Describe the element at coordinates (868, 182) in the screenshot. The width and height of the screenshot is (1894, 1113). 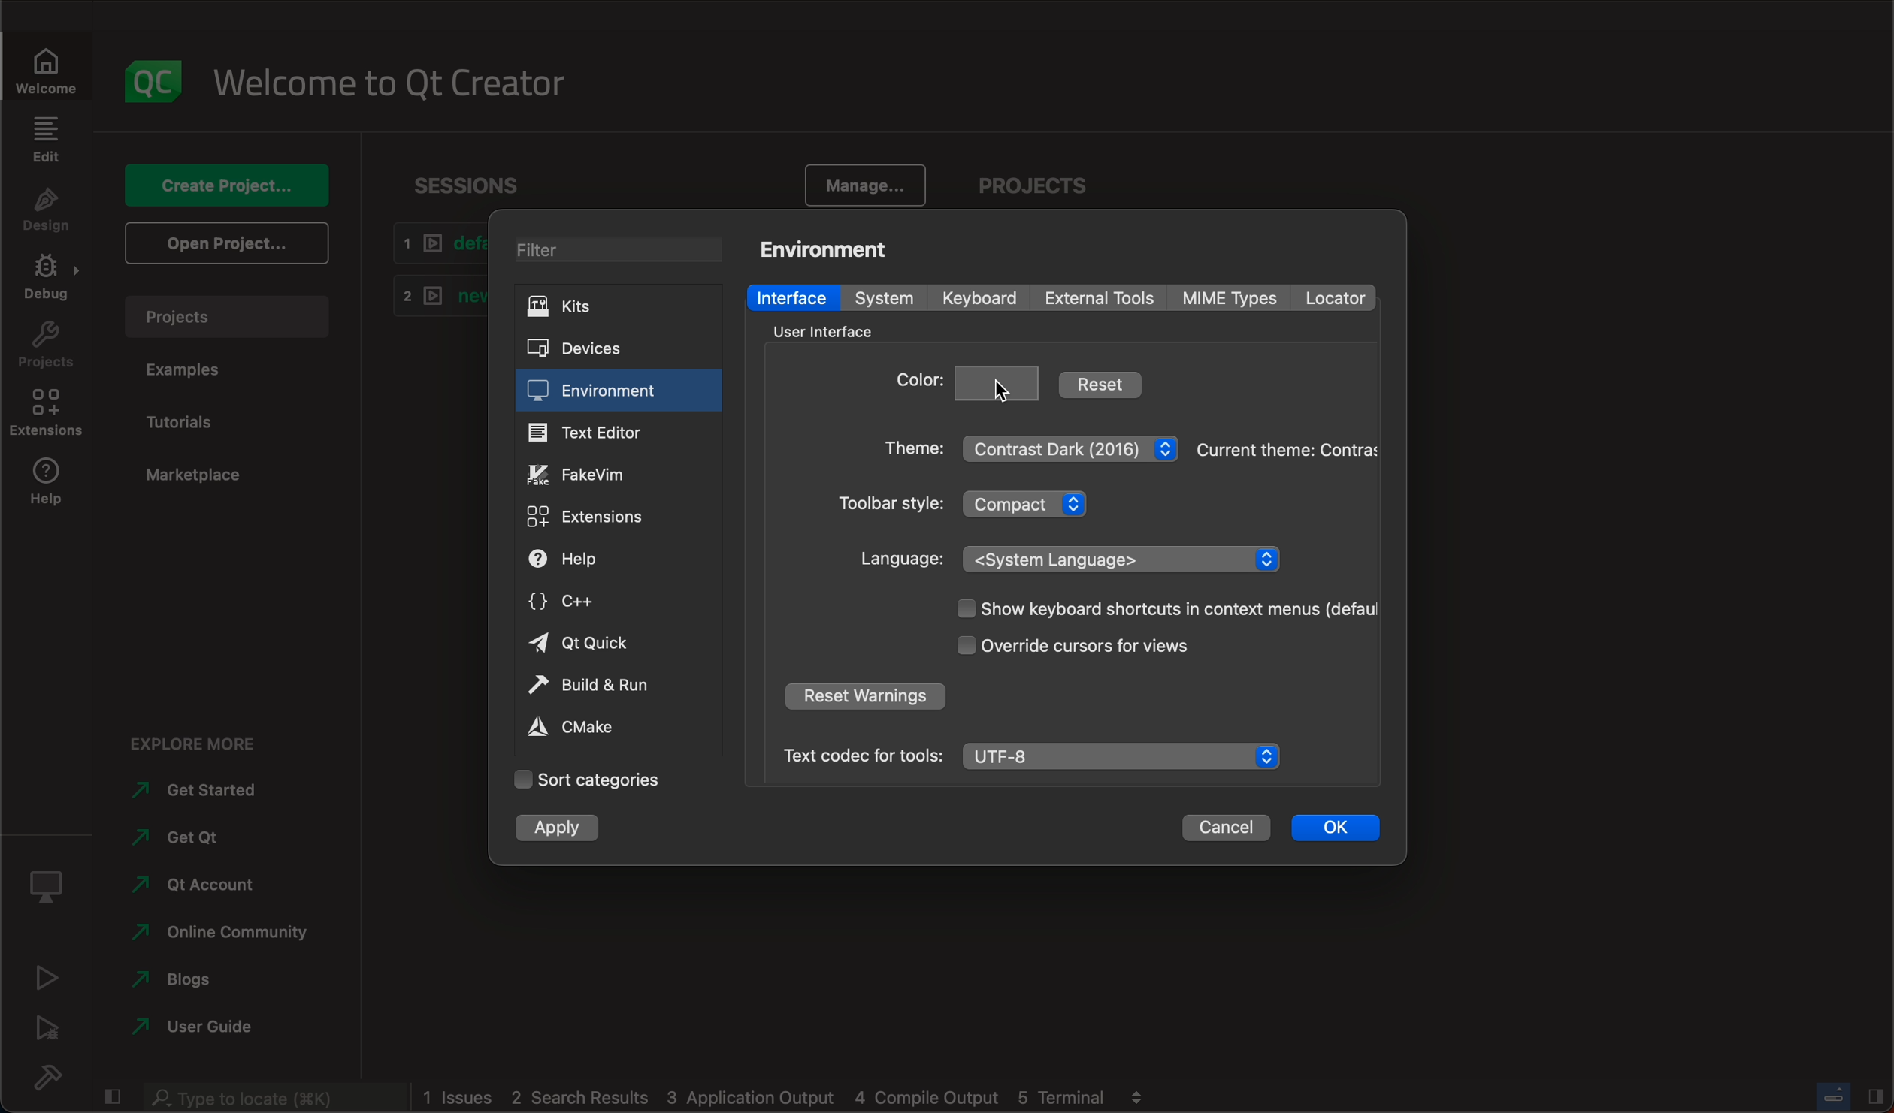
I see `manage` at that location.